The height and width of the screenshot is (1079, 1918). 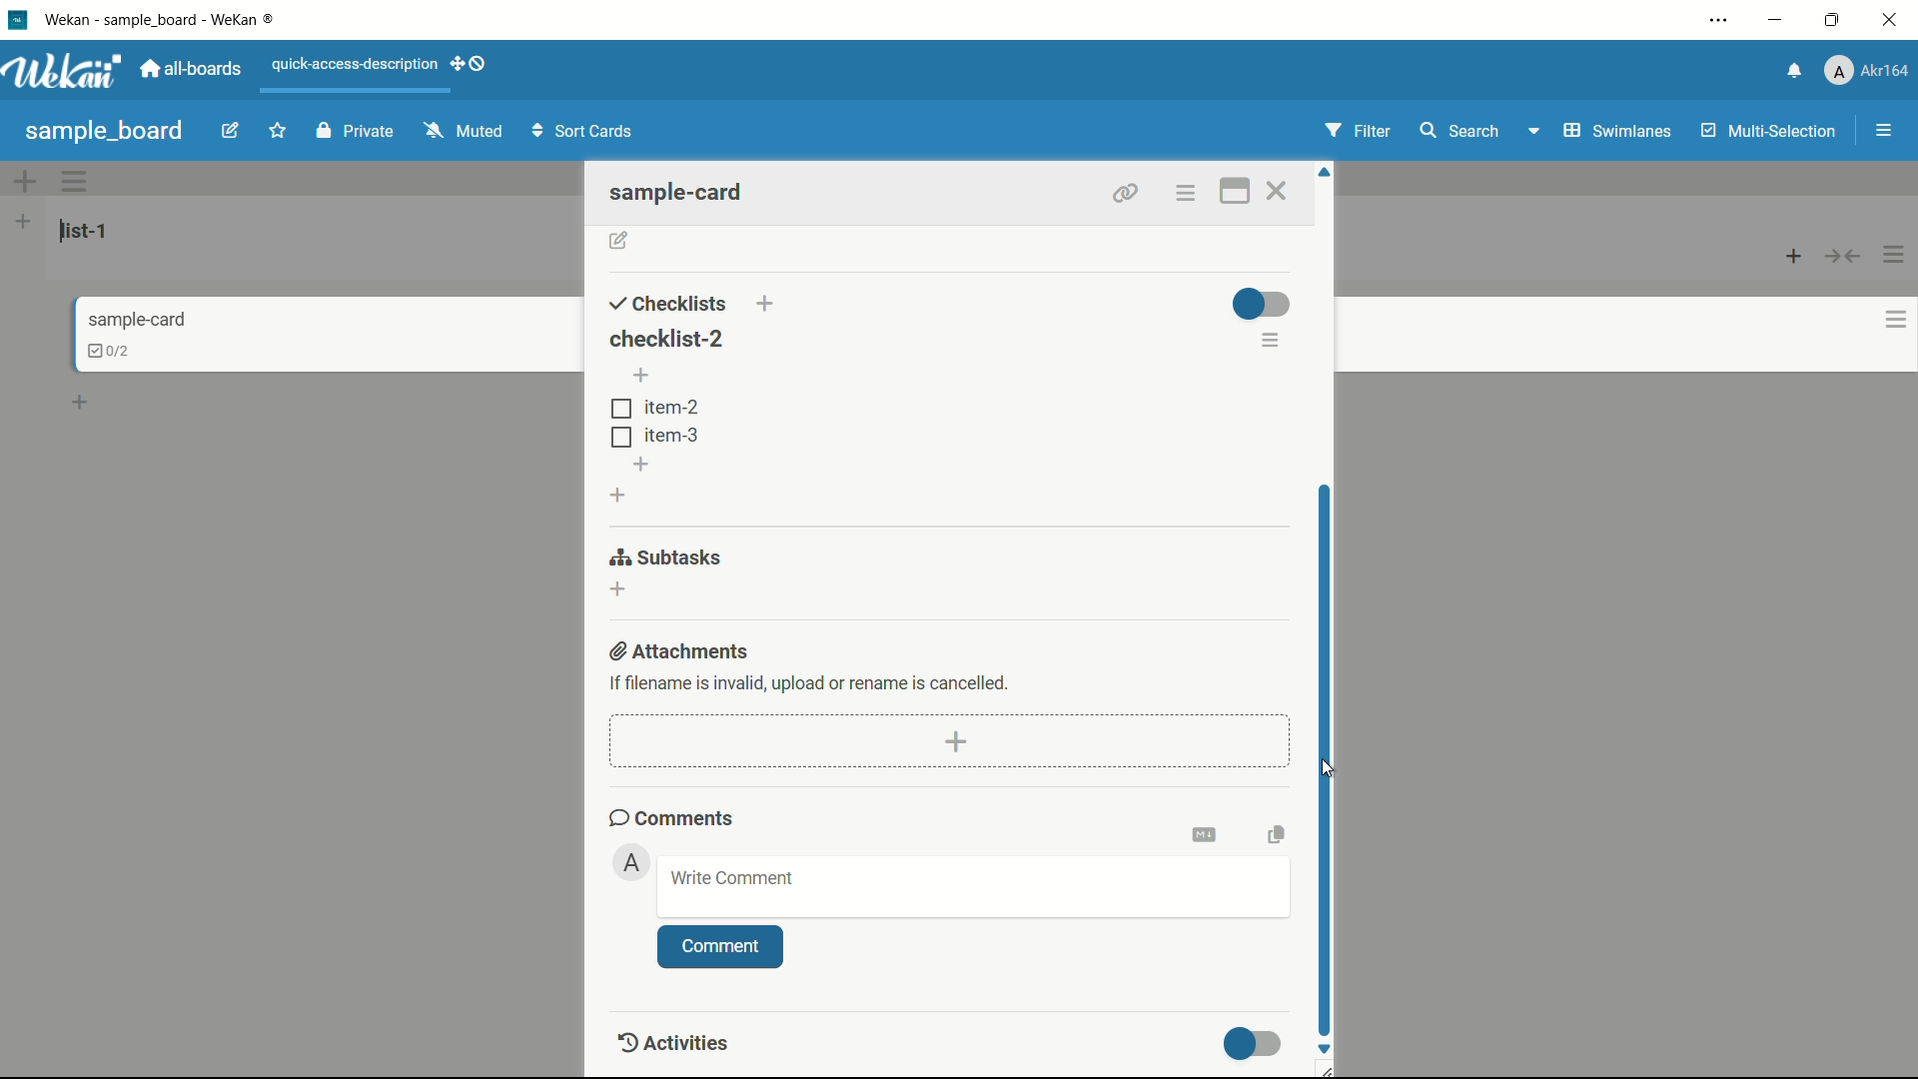 What do you see at coordinates (667, 557) in the screenshot?
I see `subtasks` at bounding box center [667, 557].